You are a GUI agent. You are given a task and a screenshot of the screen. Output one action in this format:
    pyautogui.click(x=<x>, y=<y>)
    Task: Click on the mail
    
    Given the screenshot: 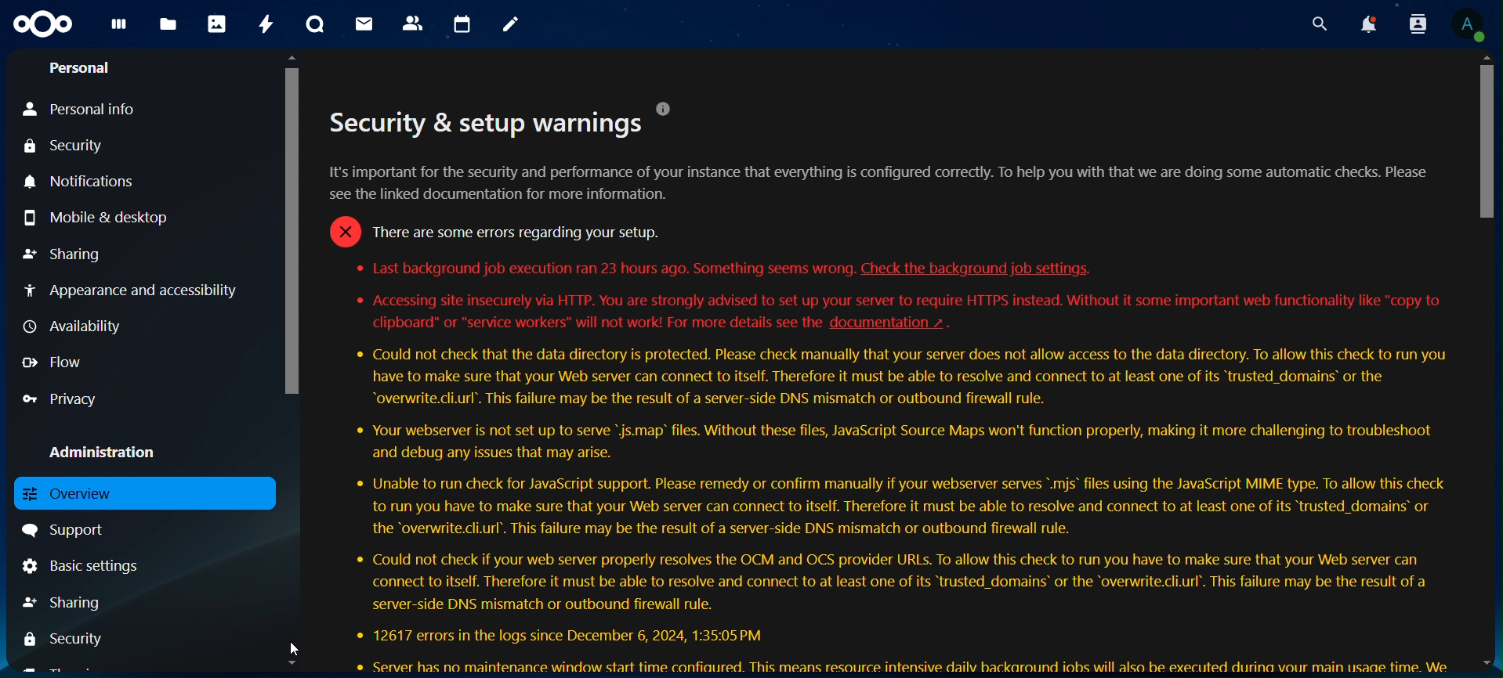 What is the action you would take?
    pyautogui.click(x=364, y=23)
    